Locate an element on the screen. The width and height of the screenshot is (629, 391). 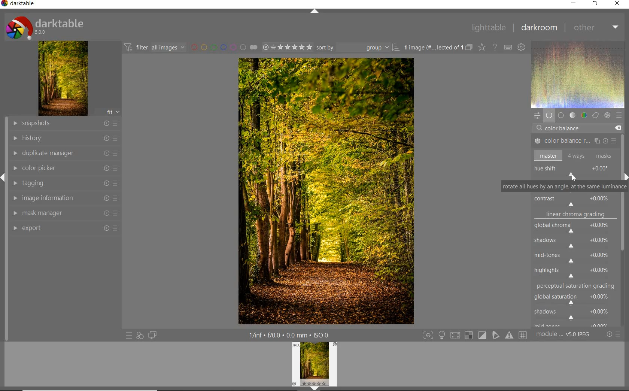
restore is located at coordinates (595, 4).